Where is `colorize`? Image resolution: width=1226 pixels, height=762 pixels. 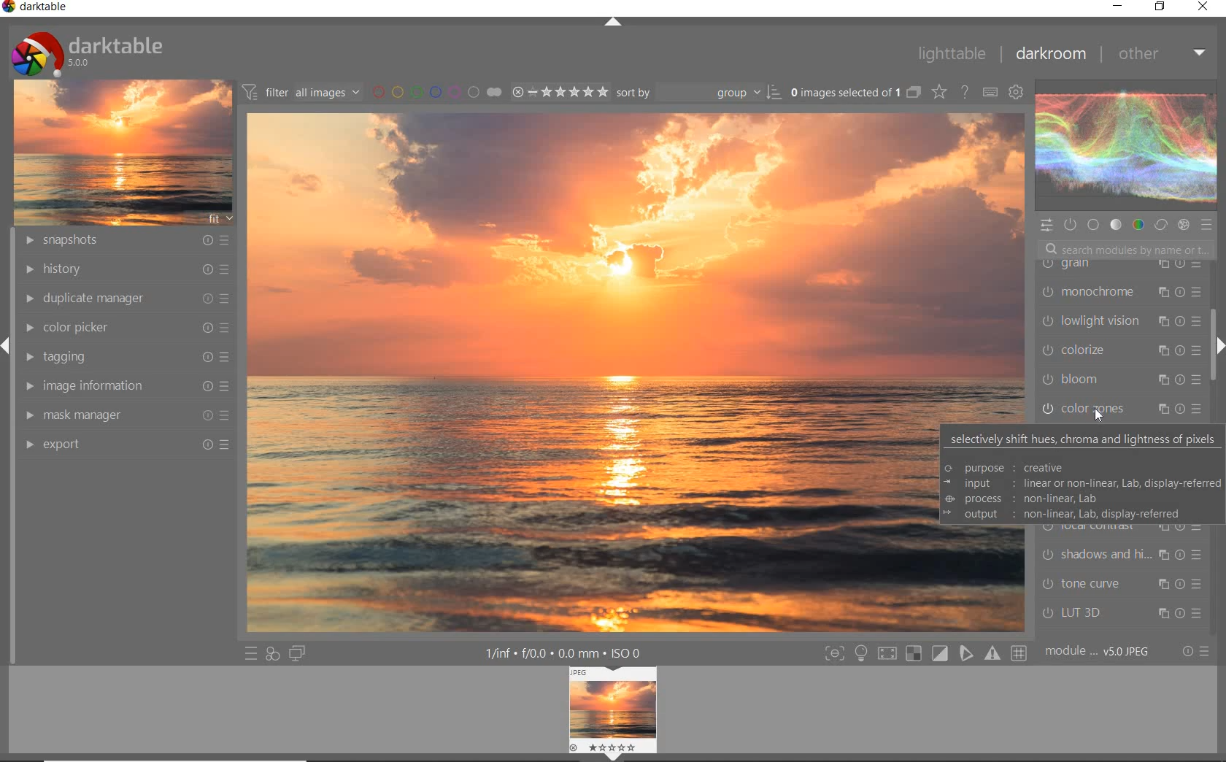 colorize is located at coordinates (1121, 352).